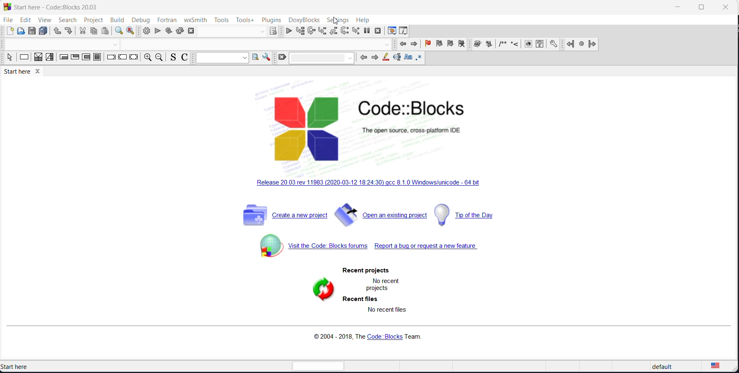 Image resolution: width=739 pixels, height=373 pixels. Describe the element at coordinates (7, 20) in the screenshot. I see `file` at that location.